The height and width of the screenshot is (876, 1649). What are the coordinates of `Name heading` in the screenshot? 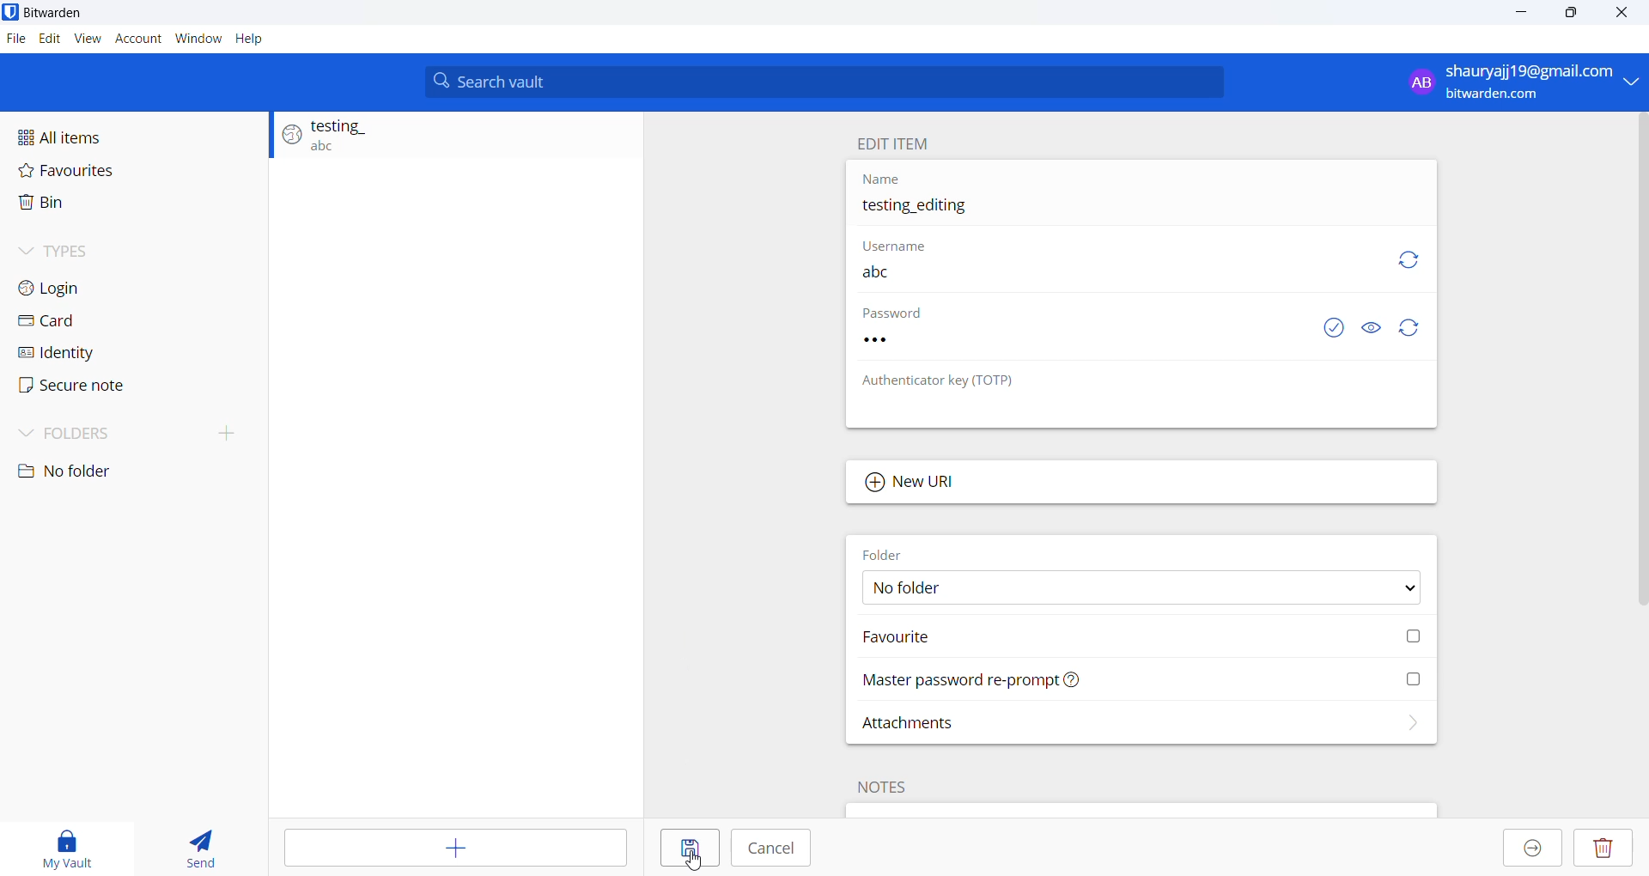 It's located at (878, 179).